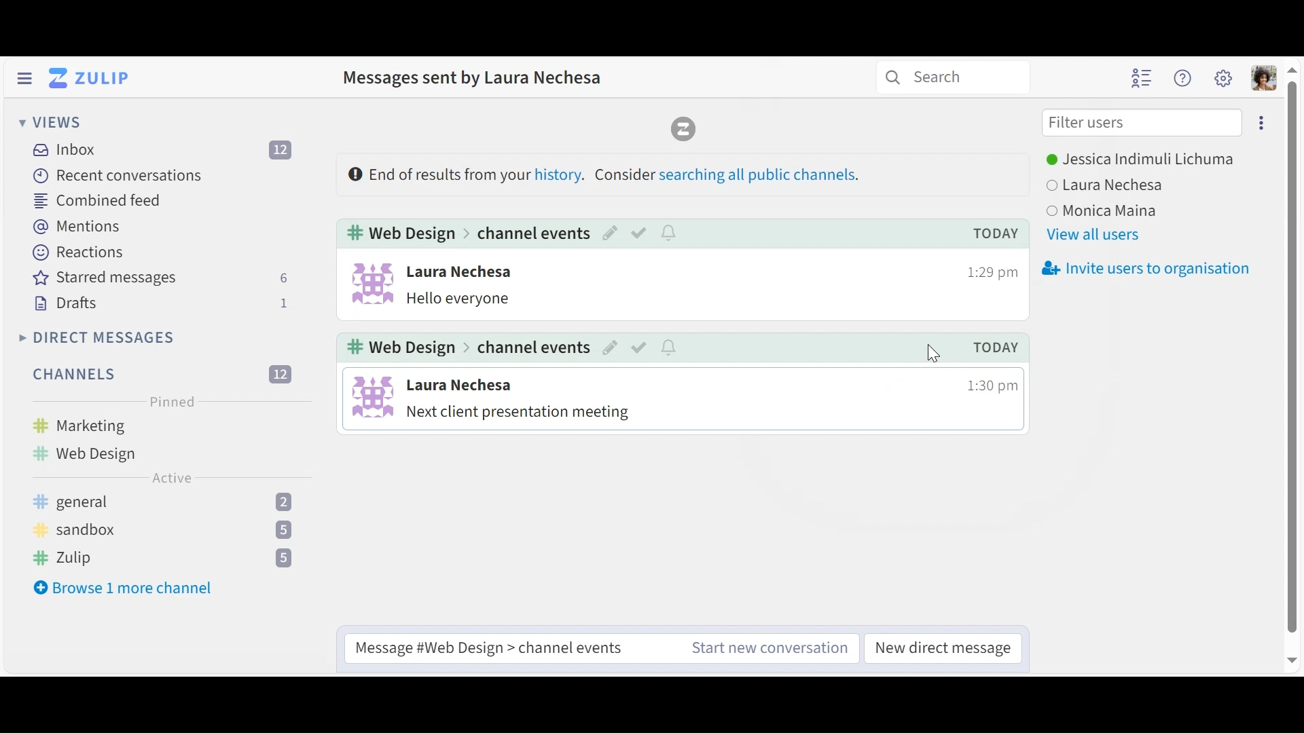  Describe the element at coordinates (609, 174) in the screenshot. I see `Results from sender history` at that location.